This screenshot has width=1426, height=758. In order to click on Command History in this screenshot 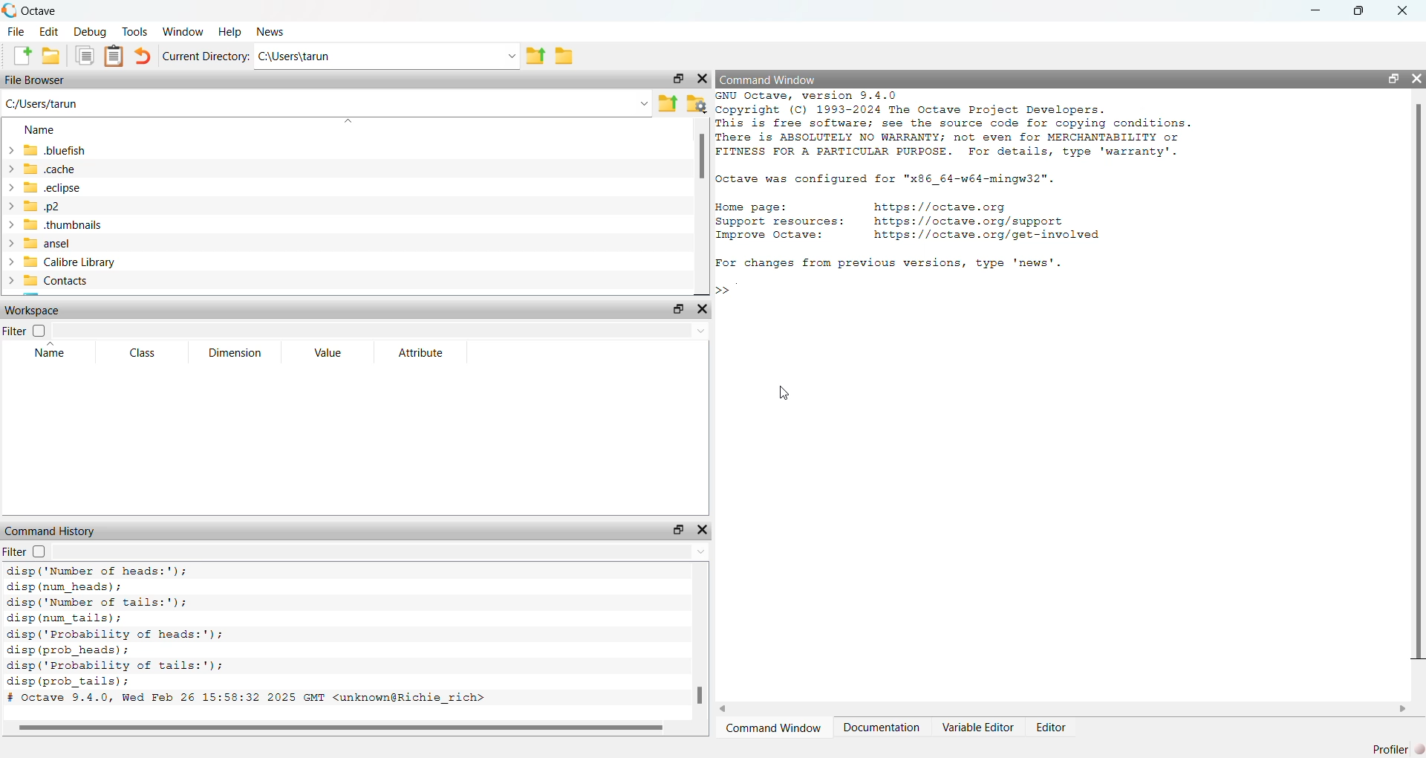, I will do `click(52, 531)`.